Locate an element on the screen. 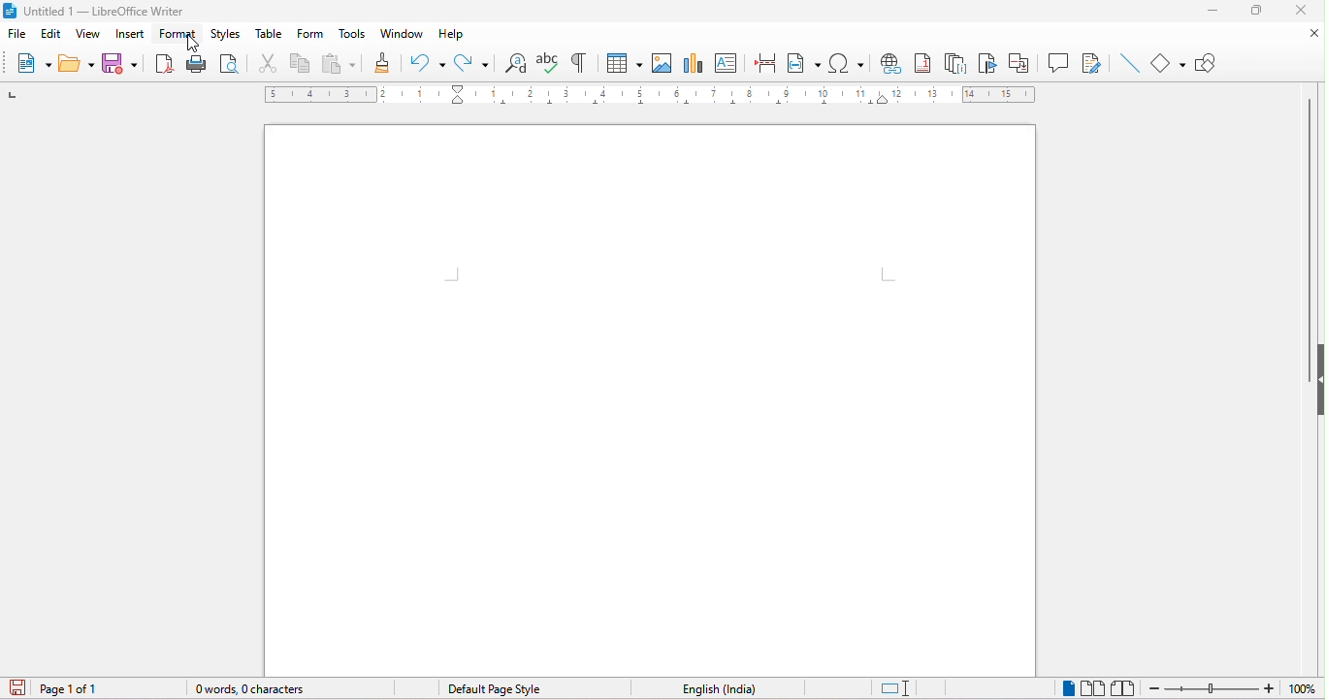 The width and height of the screenshot is (1325, 700). toggle formatting marks is located at coordinates (578, 61).